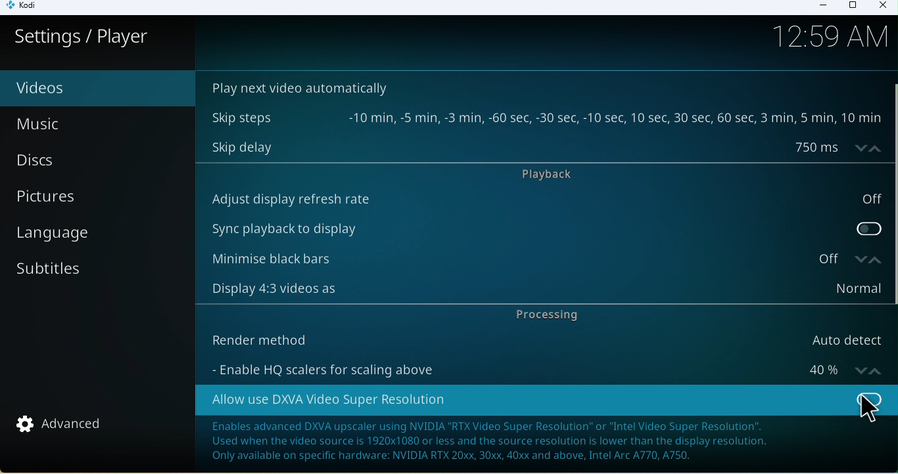 This screenshot has height=474, width=898. What do you see at coordinates (892, 193) in the screenshot?
I see `vertical scroll bar` at bounding box center [892, 193].